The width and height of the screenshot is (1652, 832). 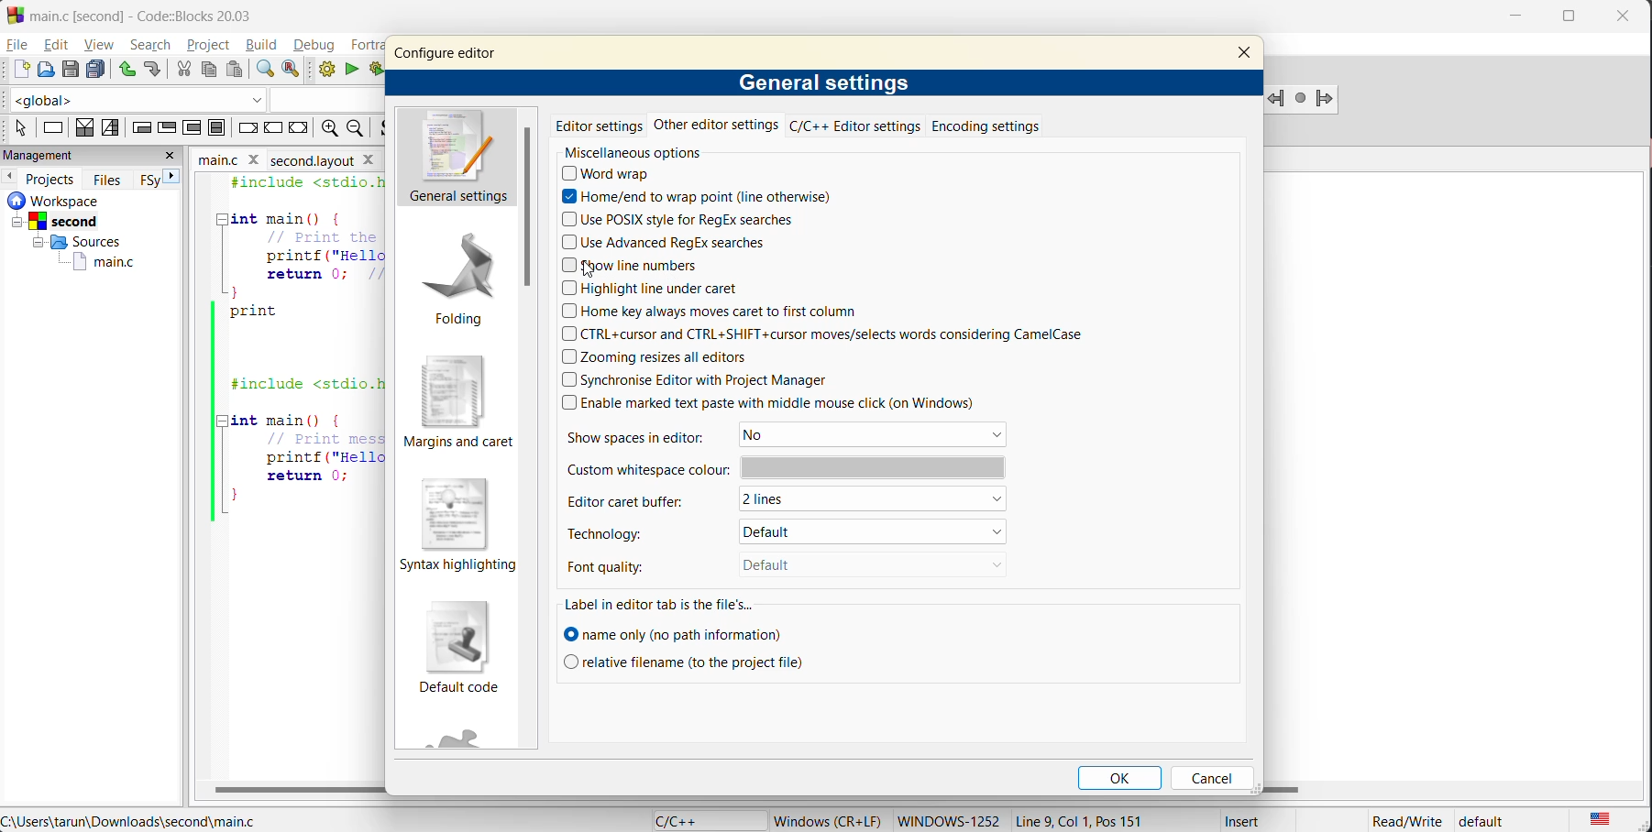 What do you see at coordinates (598, 266) in the screenshot?
I see `Cursor` at bounding box center [598, 266].